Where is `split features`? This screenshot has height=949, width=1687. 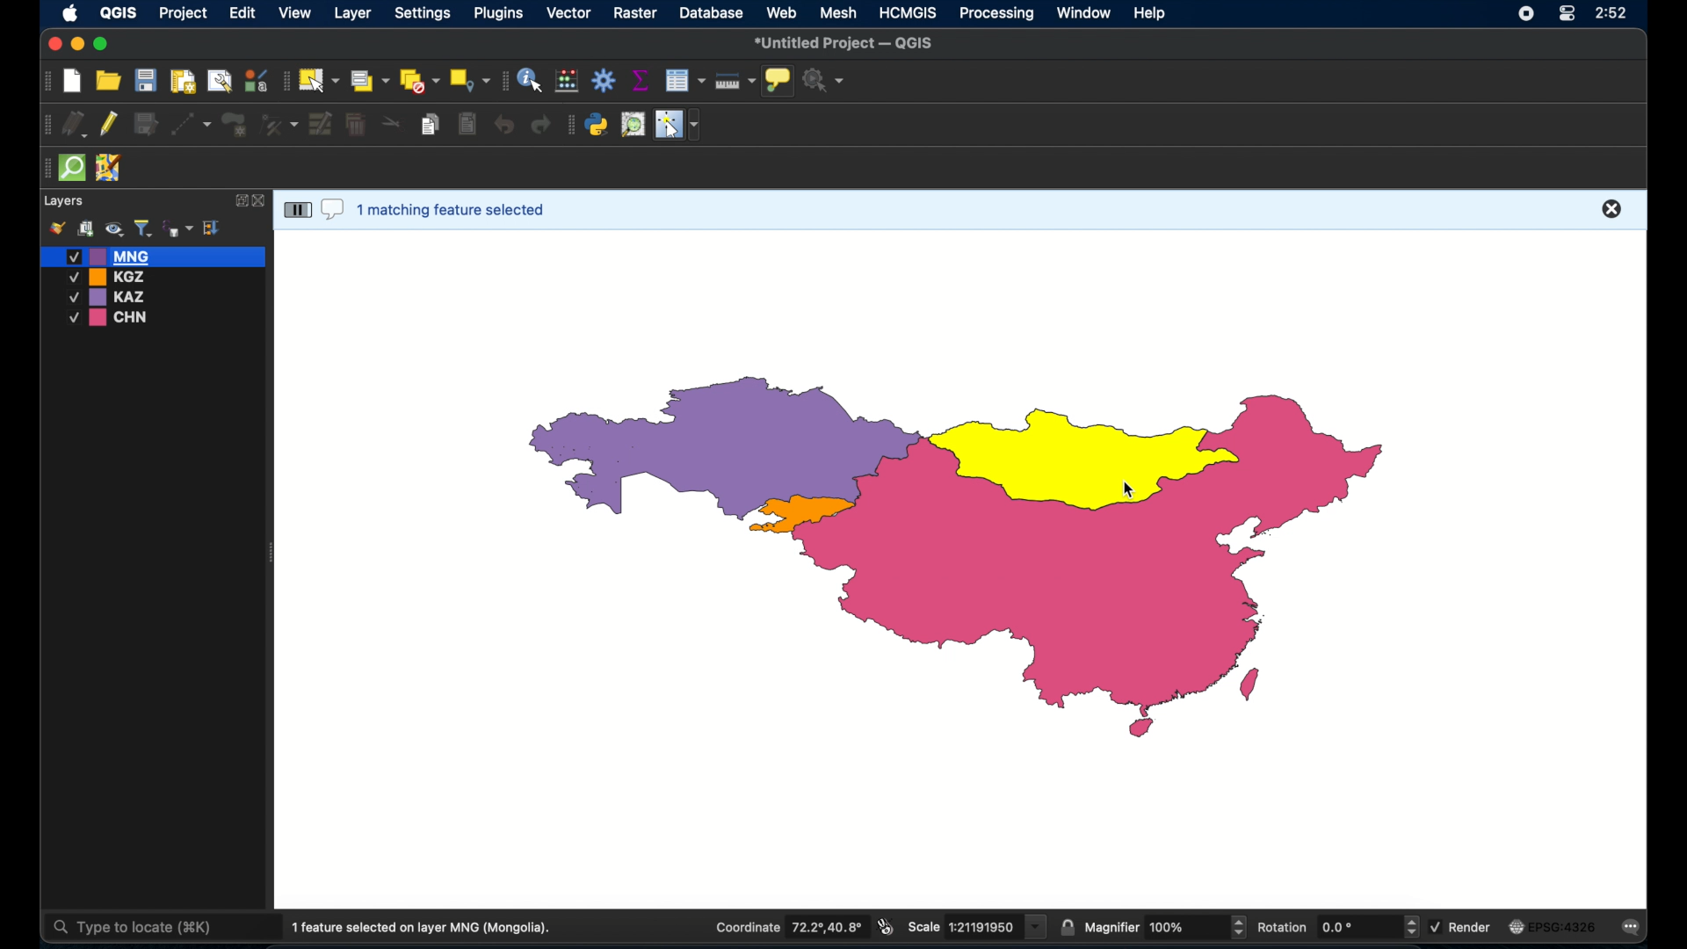 split features is located at coordinates (392, 125).